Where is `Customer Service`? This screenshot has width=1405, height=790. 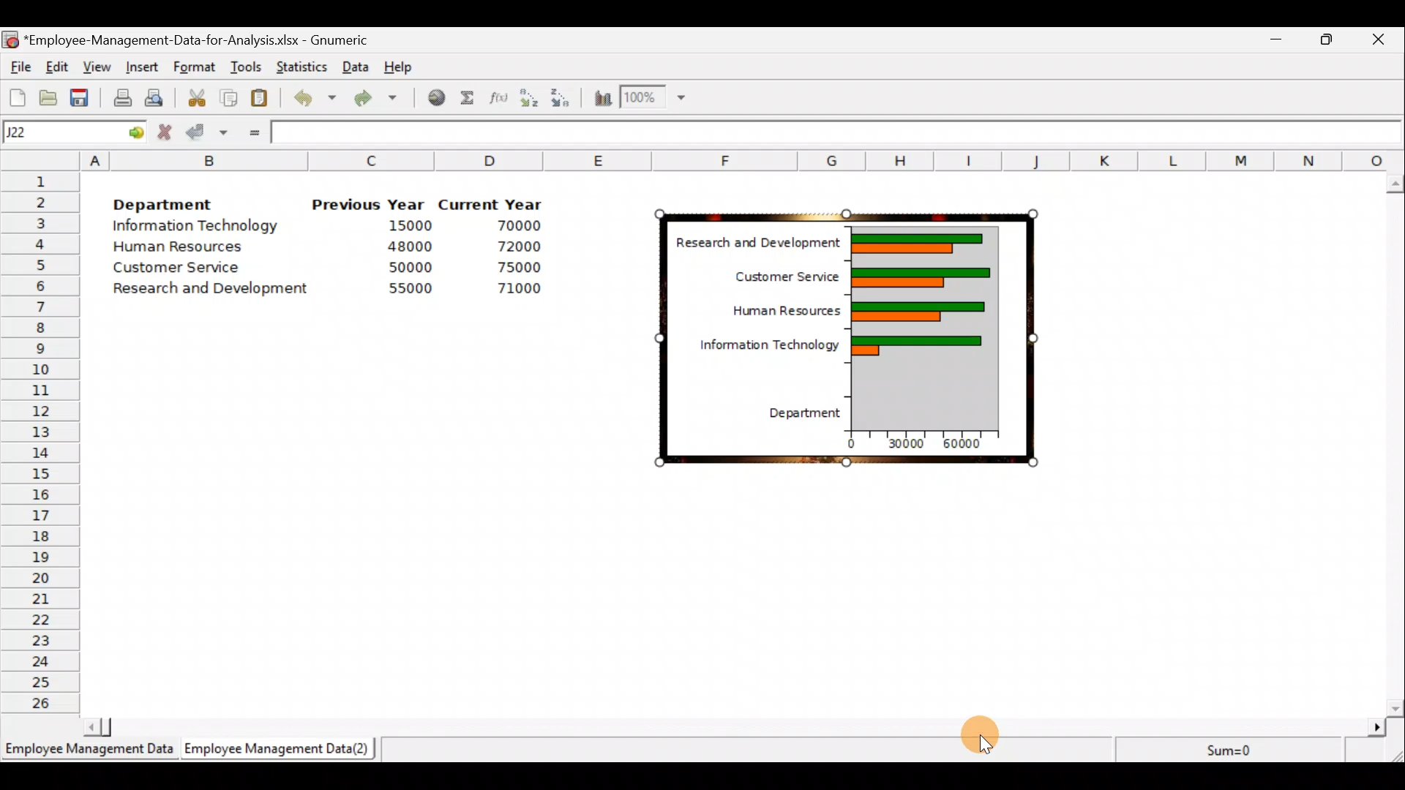
Customer Service is located at coordinates (170, 268).